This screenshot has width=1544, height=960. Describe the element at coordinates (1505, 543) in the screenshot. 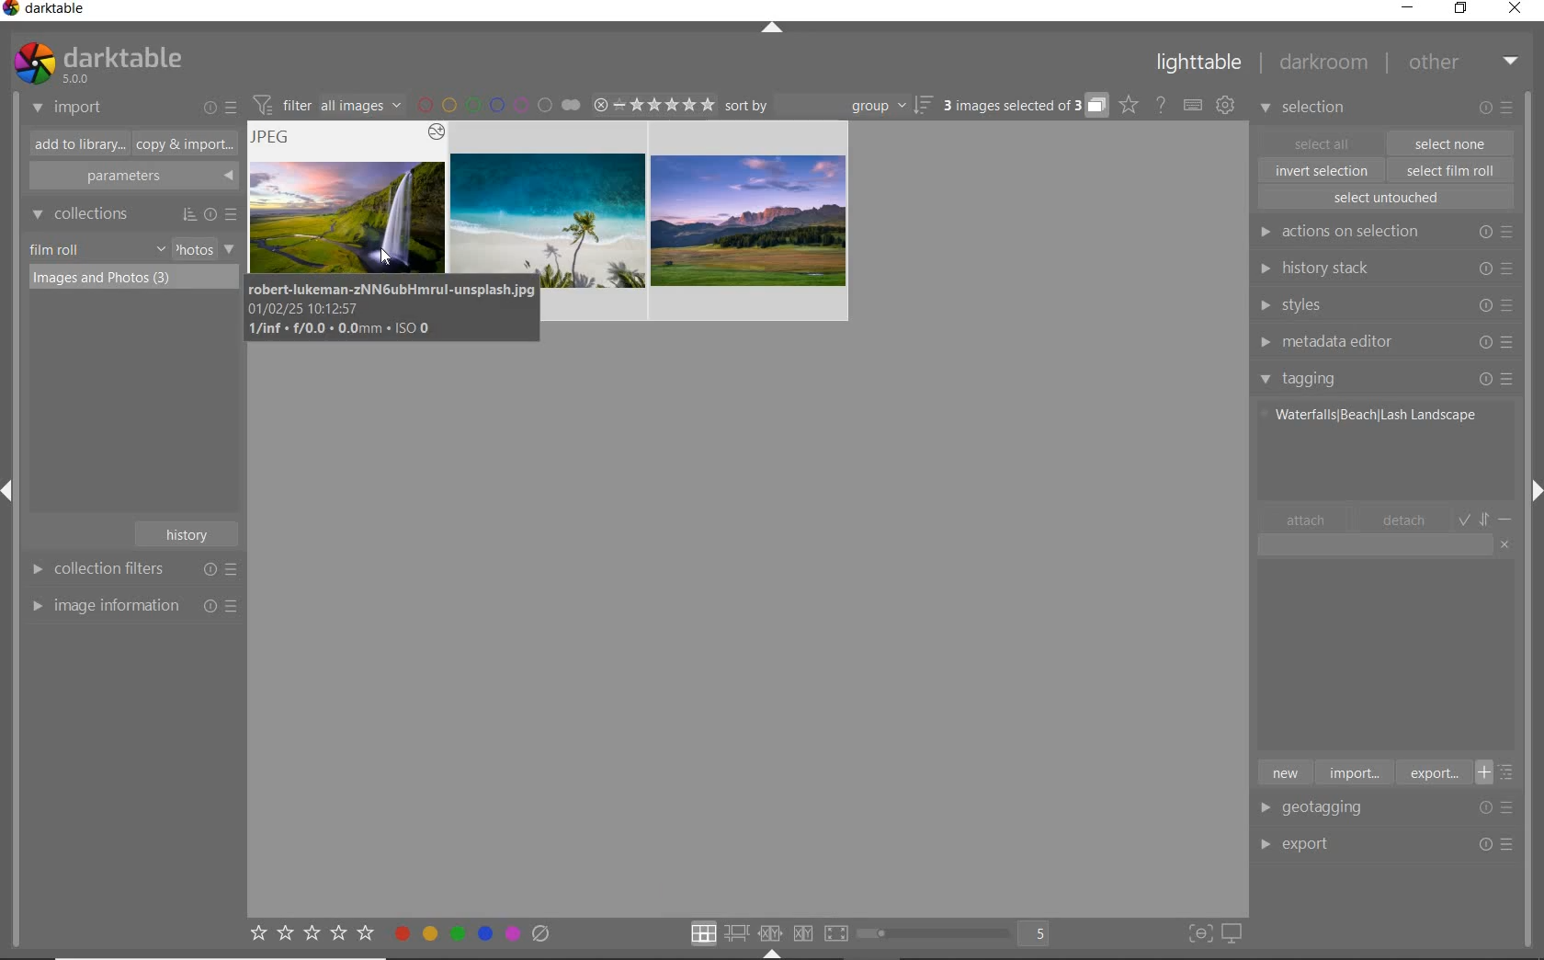

I see `clear entry` at that location.